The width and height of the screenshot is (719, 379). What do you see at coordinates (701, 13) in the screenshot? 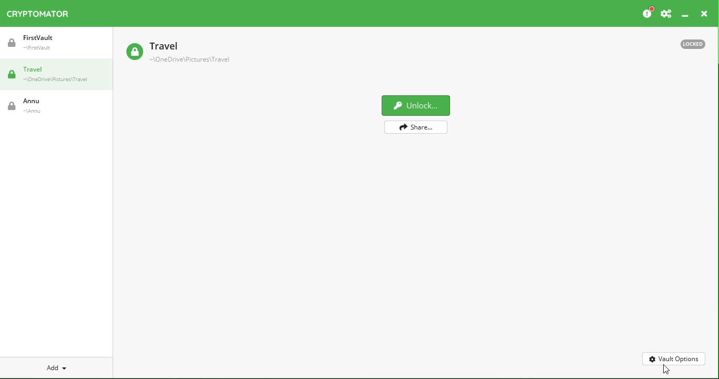
I see `Close` at bounding box center [701, 13].